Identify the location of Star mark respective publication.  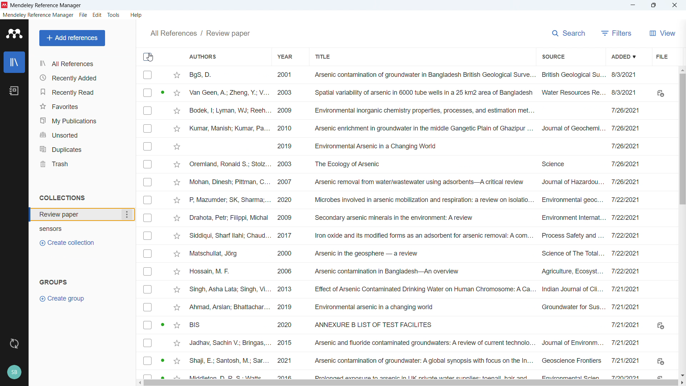
(177, 361).